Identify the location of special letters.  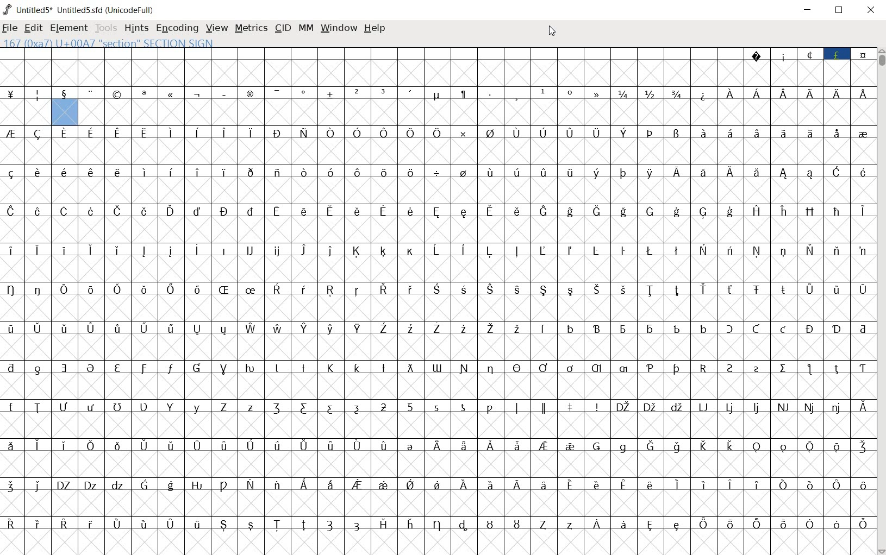
(570, 249).